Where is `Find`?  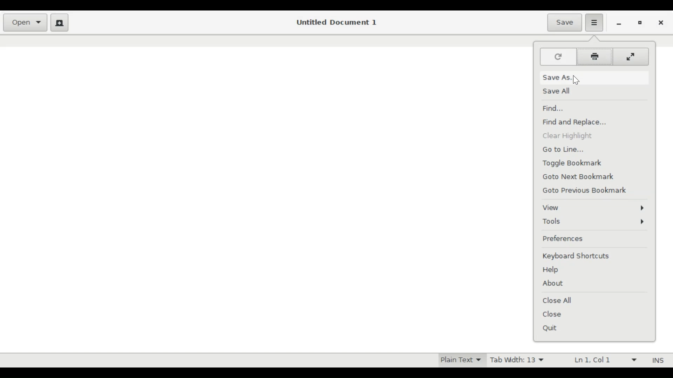 Find is located at coordinates (556, 107).